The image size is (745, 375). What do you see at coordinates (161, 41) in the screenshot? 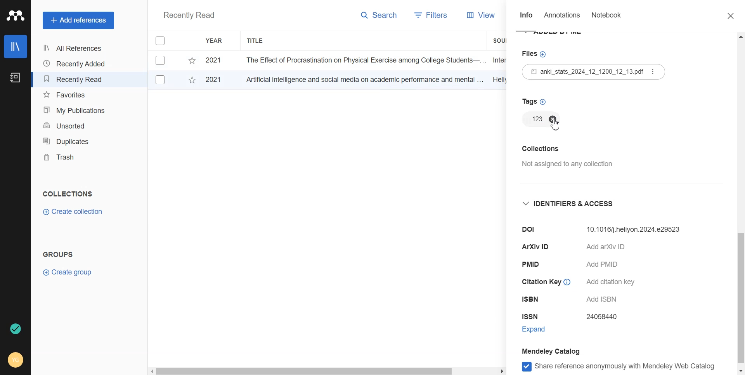
I see `Checkbox` at bounding box center [161, 41].